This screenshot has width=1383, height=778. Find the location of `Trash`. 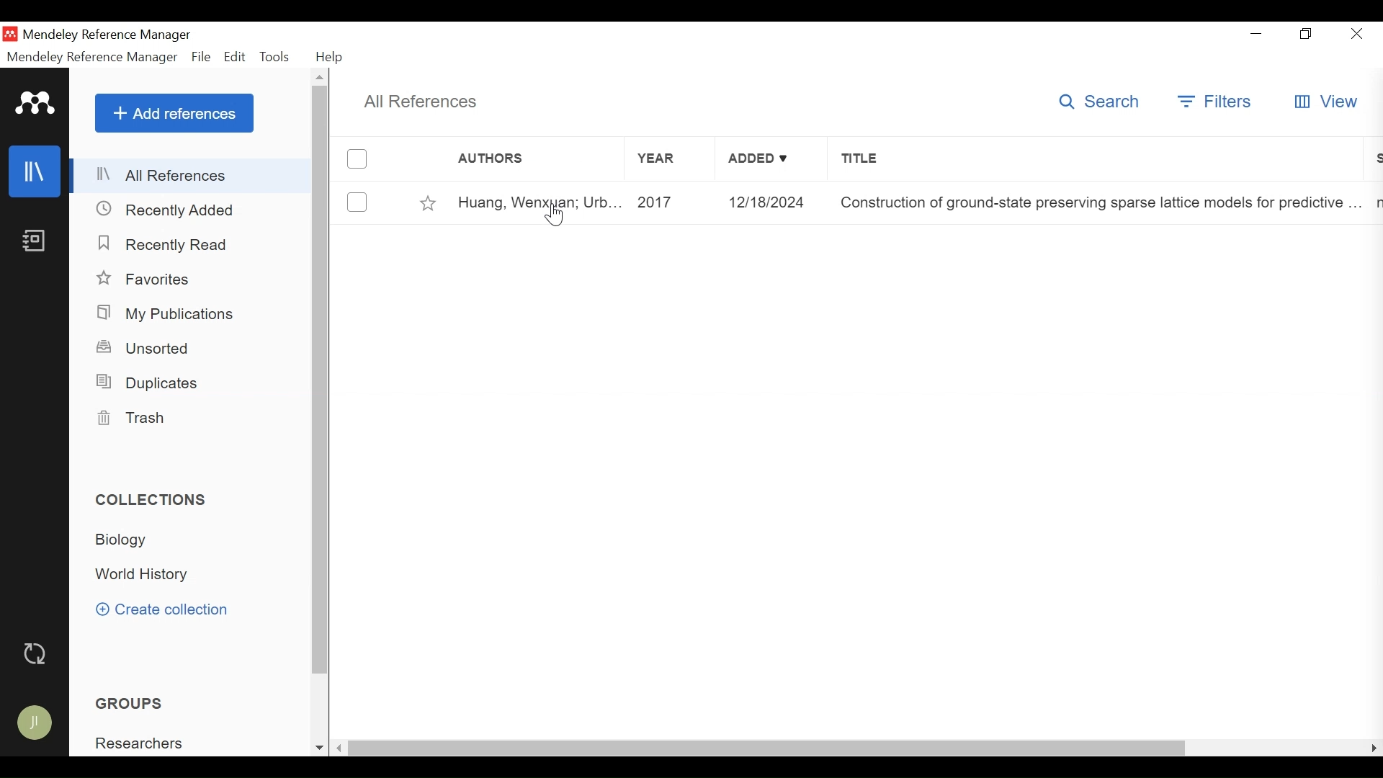

Trash is located at coordinates (139, 418).